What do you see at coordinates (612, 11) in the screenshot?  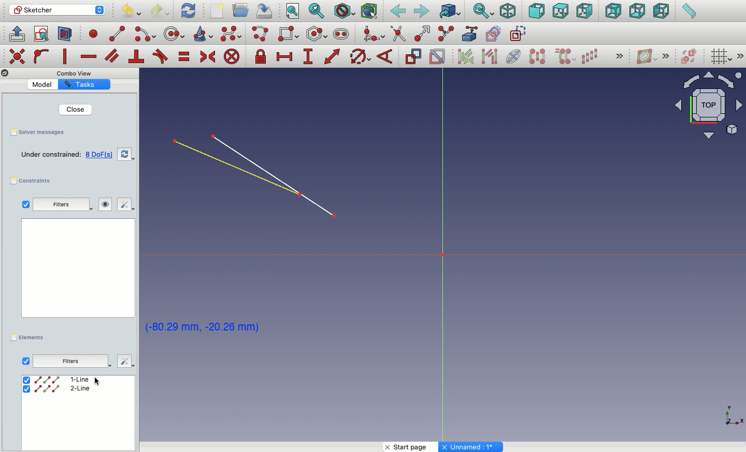 I see `Rear` at bounding box center [612, 11].